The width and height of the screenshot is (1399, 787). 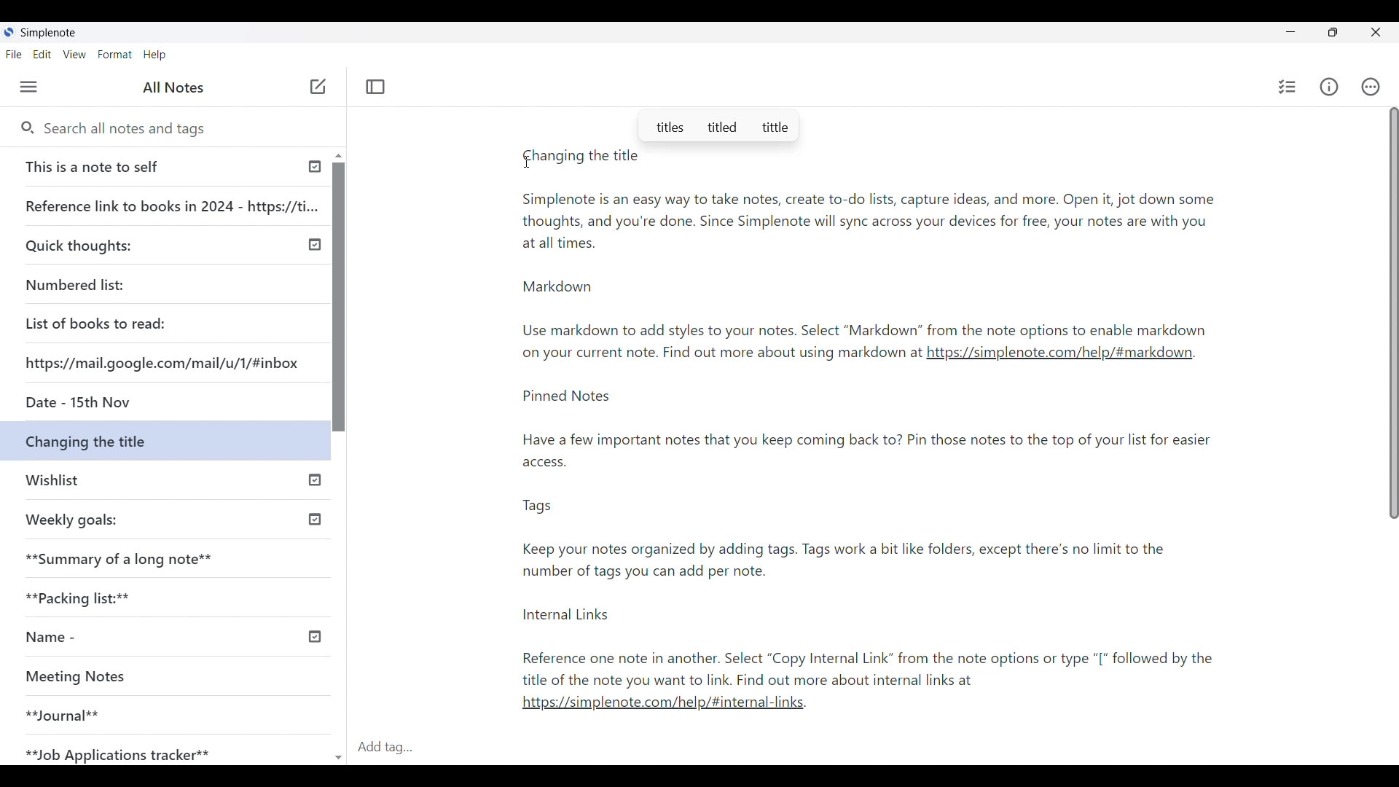 I want to click on Check icon indicates published notes, so click(x=316, y=481).